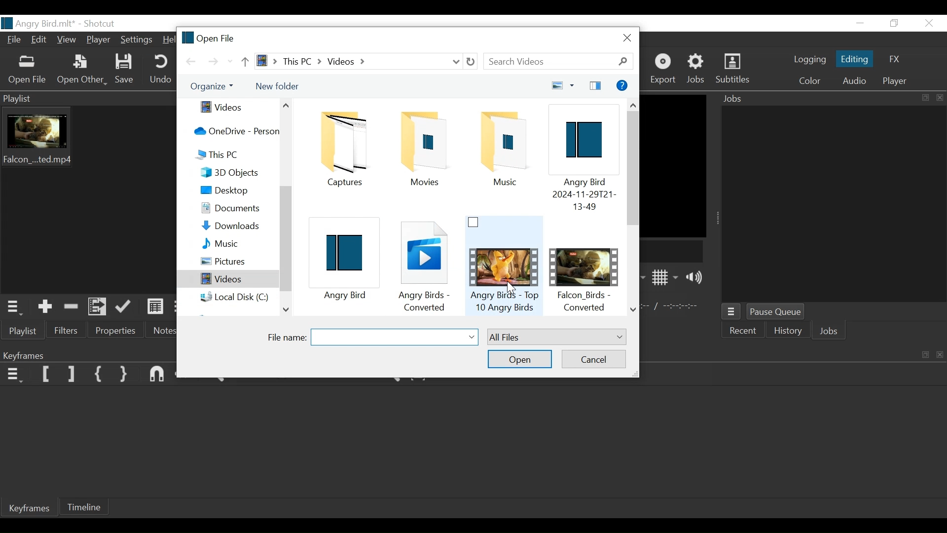 The height and width of the screenshot is (533, 947). I want to click on Select File Nmae, so click(395, 338).